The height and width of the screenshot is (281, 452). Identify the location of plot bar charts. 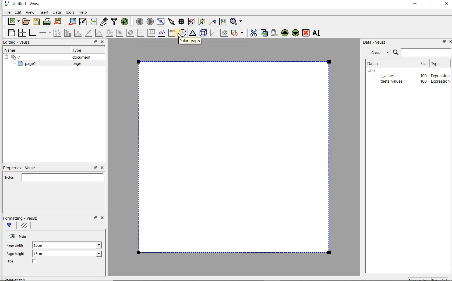
(68, 33).